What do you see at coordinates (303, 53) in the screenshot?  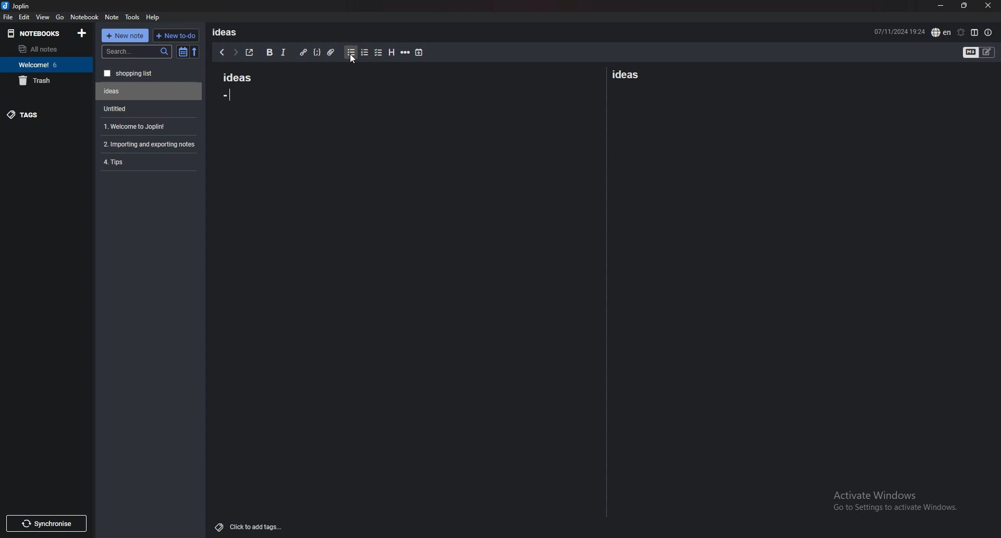 I see `hyperlink` at bounding box center [303, 53].